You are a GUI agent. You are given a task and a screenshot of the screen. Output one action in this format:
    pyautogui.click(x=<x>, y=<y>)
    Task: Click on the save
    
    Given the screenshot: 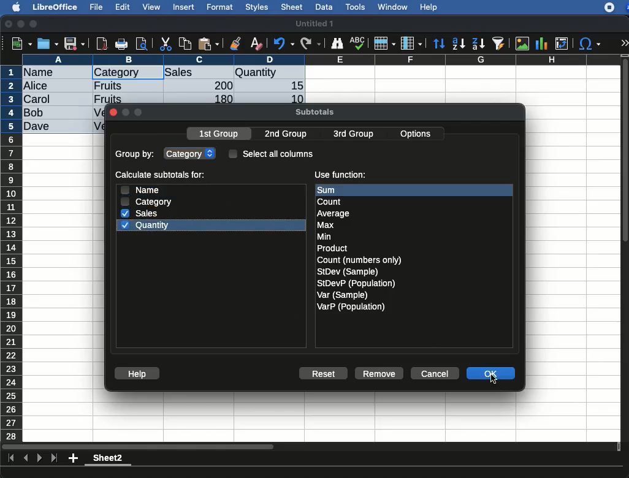 What is the action you would take?
    pyautogui.click(x=48, y=44)
    